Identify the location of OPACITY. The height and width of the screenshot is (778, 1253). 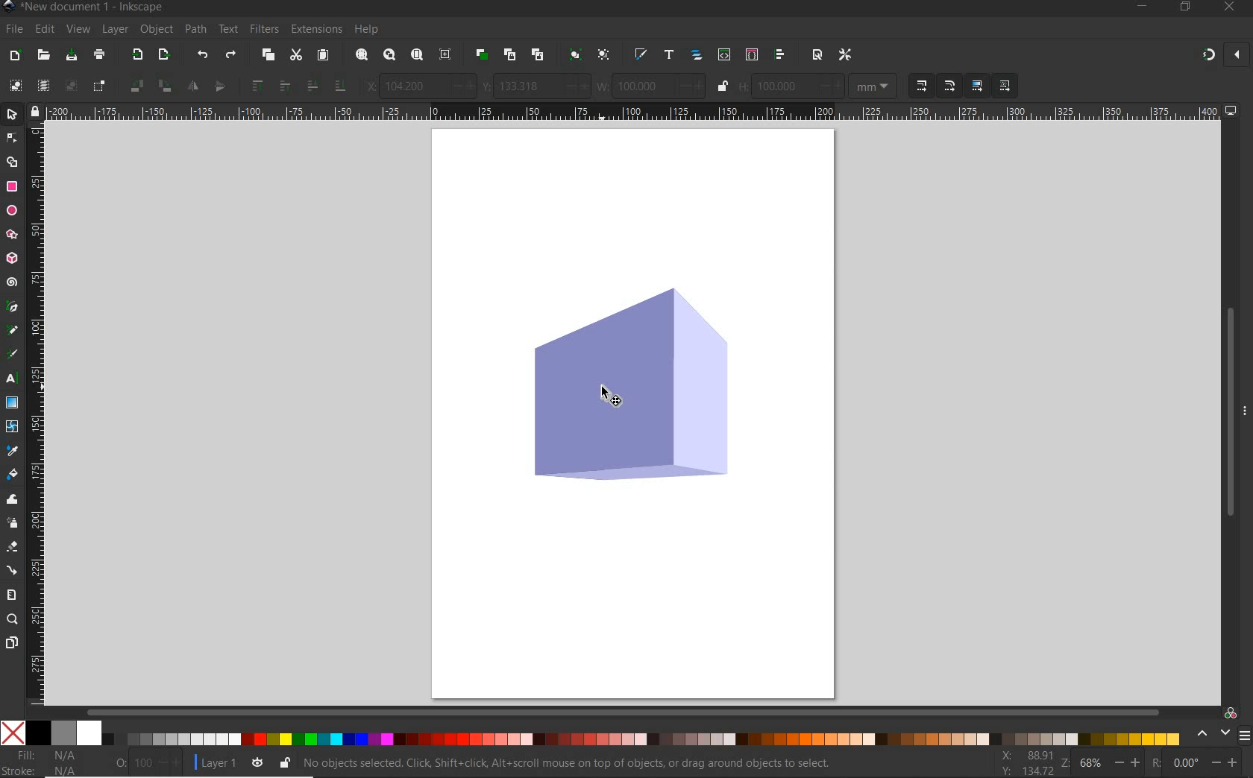
(119, 761).